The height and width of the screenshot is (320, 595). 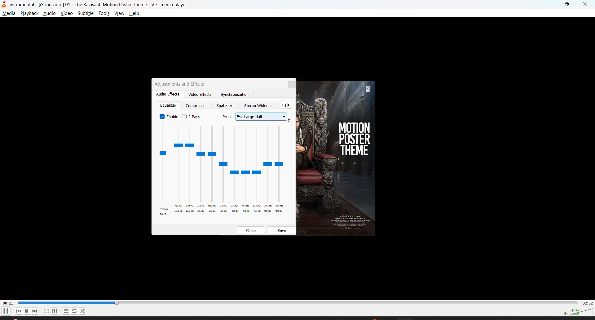 What do you see at coordinates (226, 105) in the screenshot?
I see `spatializer` at bounding box center [226, 105].